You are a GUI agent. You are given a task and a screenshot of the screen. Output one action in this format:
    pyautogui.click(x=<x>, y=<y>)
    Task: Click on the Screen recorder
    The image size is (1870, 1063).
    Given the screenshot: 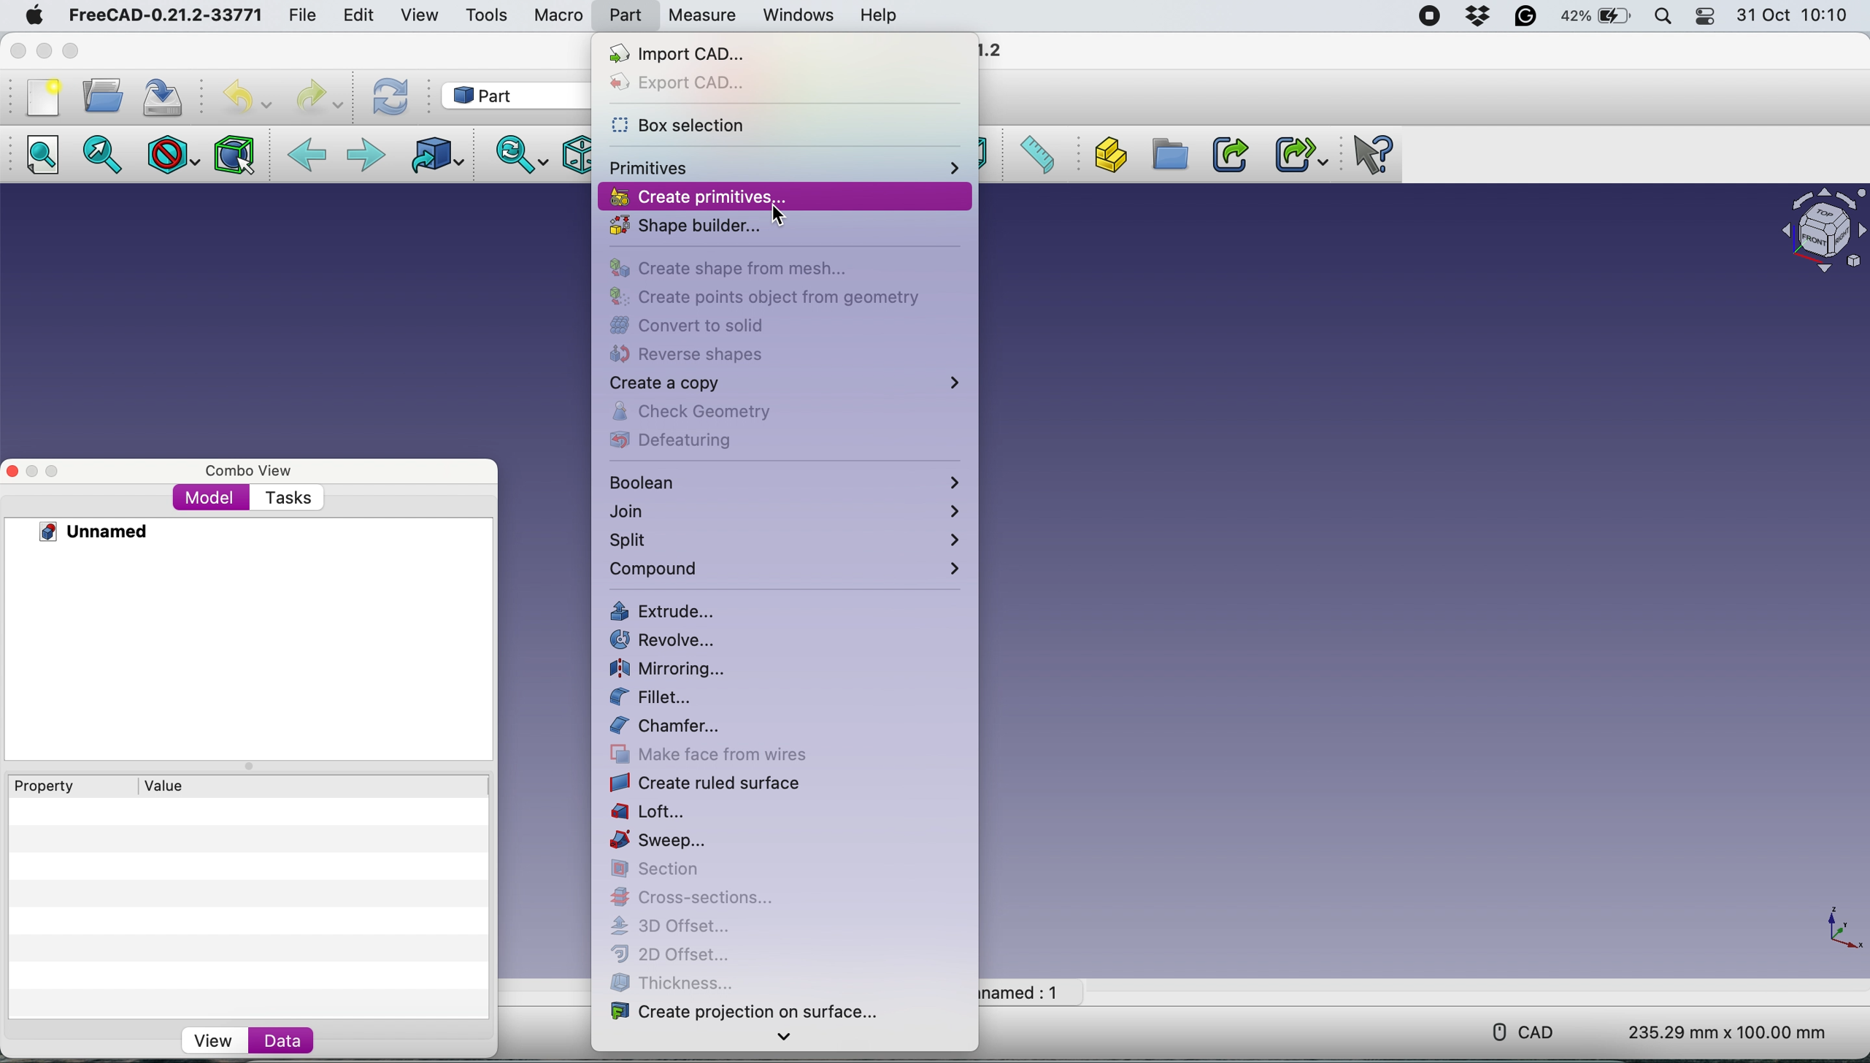 What is the action you would take?
    pyautogui.click(x=1432, y=15)
    